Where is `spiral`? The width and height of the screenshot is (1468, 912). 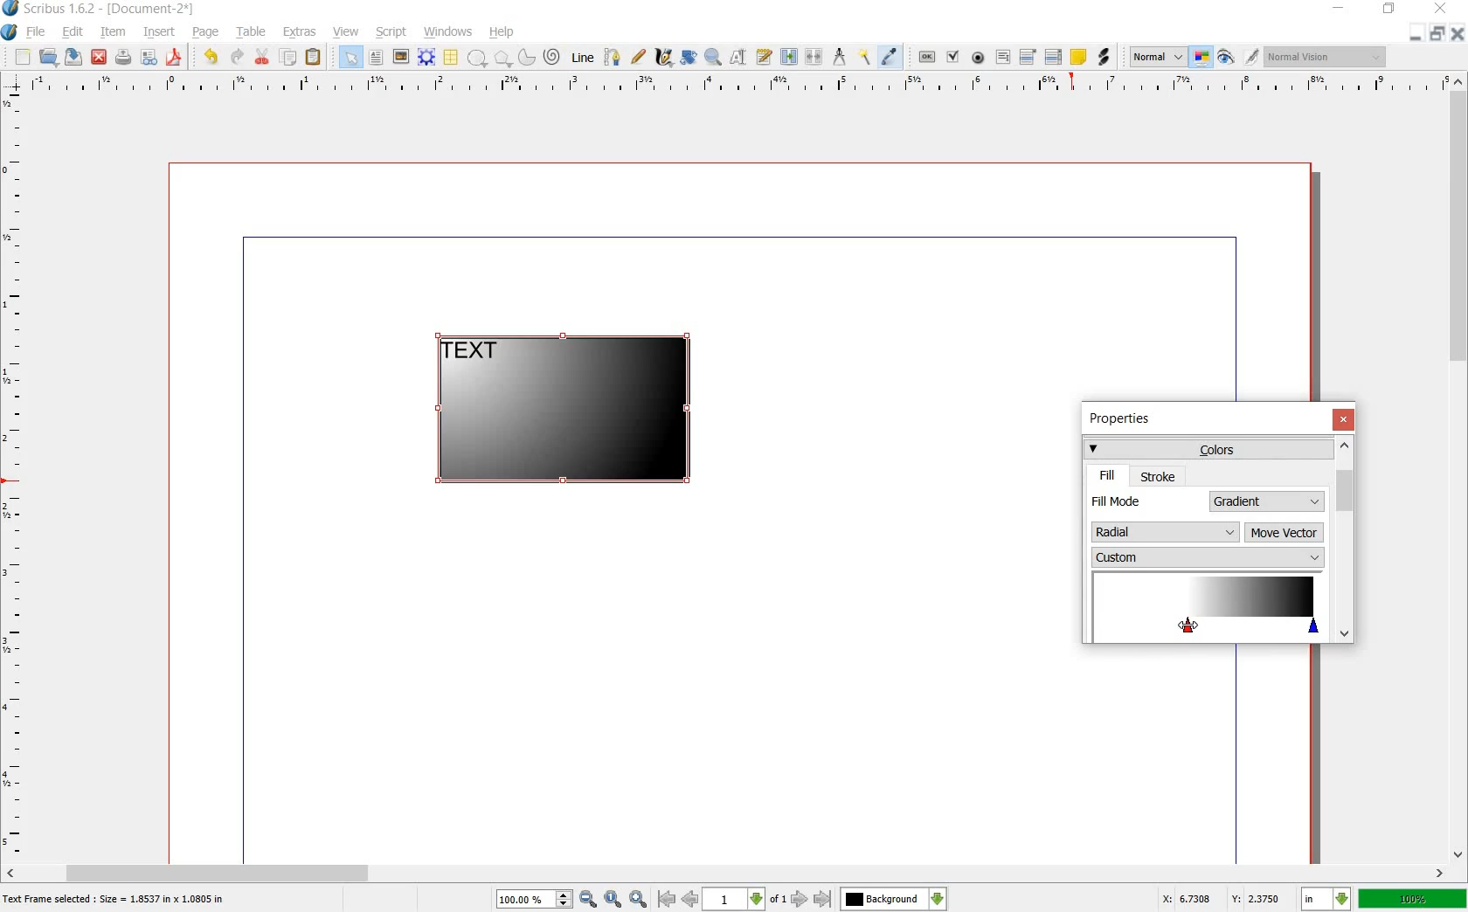
spiral is located at coordinates (553, 56).